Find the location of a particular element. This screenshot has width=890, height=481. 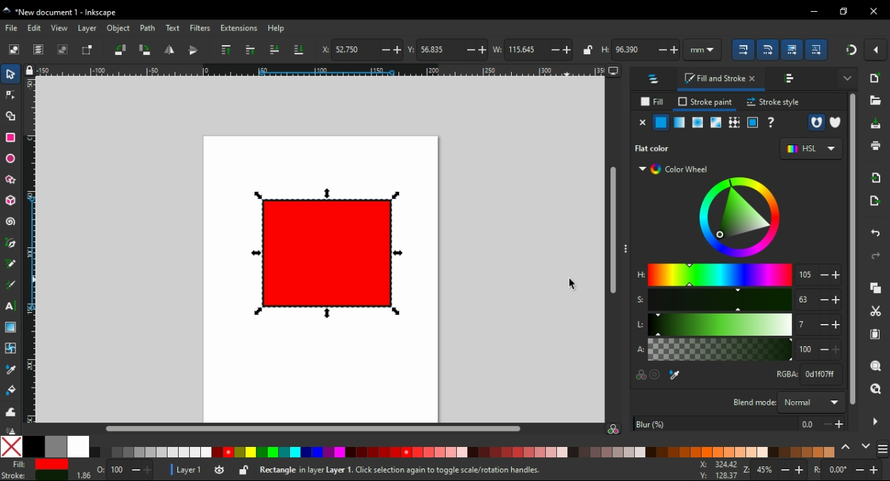

text is located at coordinates (173, 28).